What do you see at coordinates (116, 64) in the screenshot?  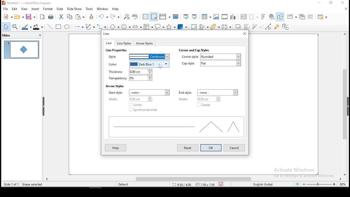 I see `color` at bounding box center [116, 64].